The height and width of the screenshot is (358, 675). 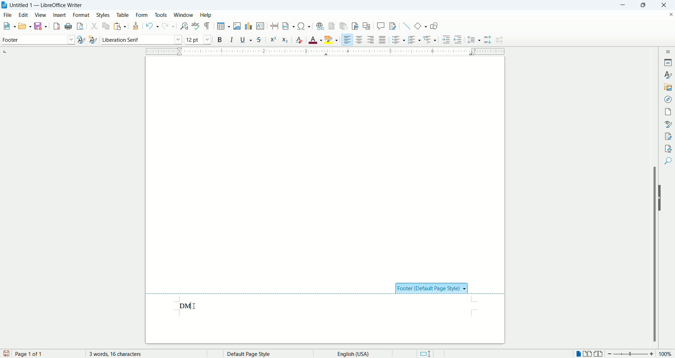 What do you see at coordinates (599, 354) in the screenshot?
I see `book view` at bounding box center [599, 354].